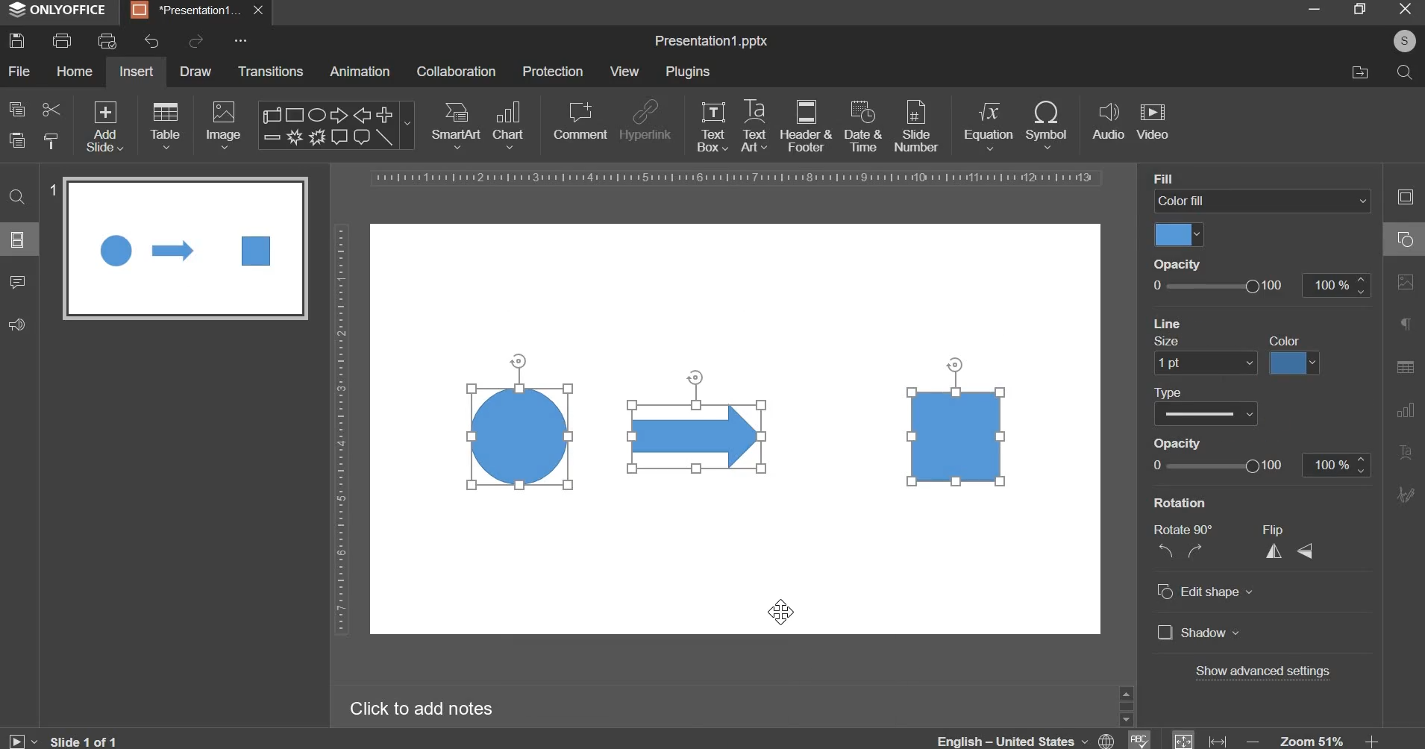 This screenshot has height=749, width=1425. I want to click on protection, so click(553, 71).